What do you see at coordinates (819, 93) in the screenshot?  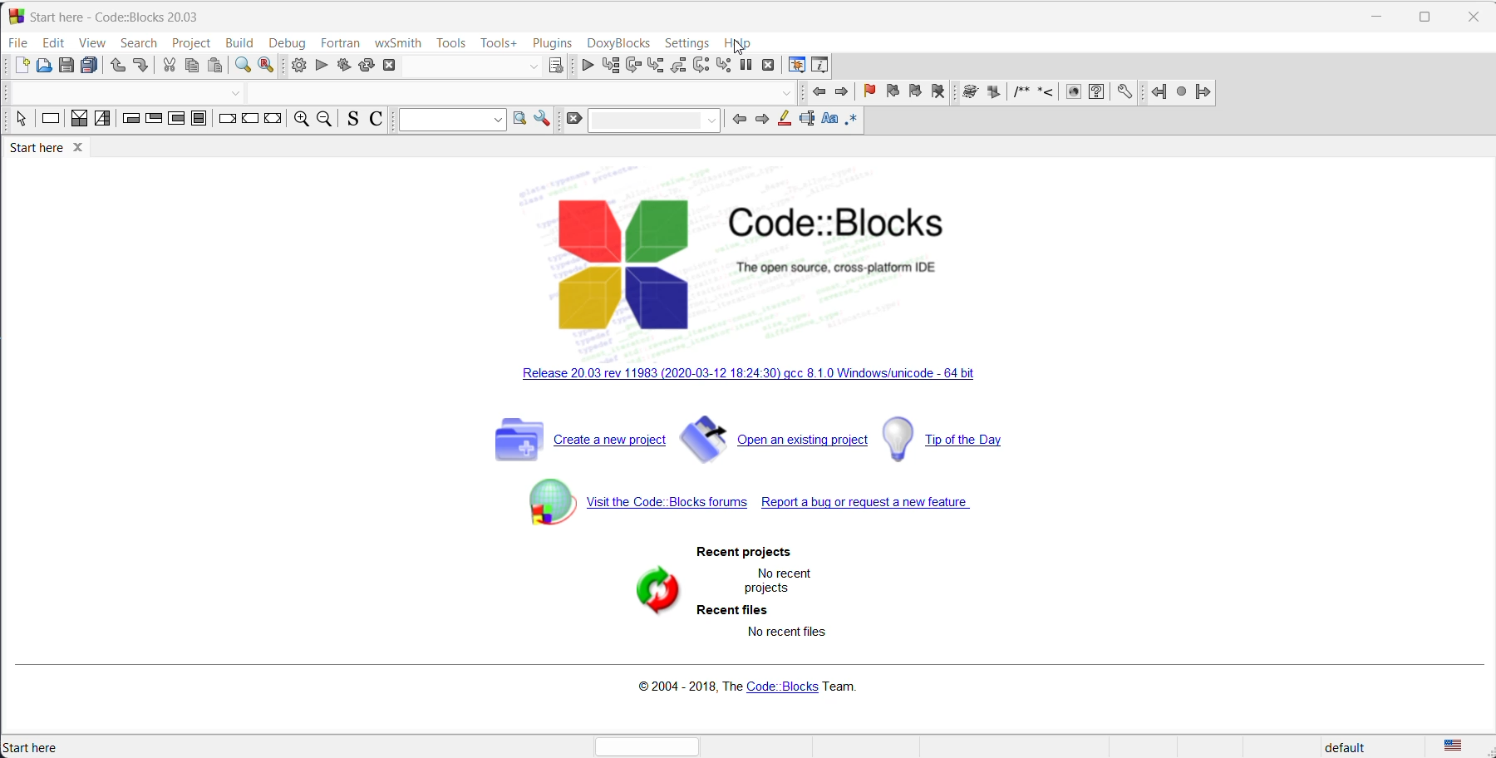 I see `previous` at bounding box center [819, 93].